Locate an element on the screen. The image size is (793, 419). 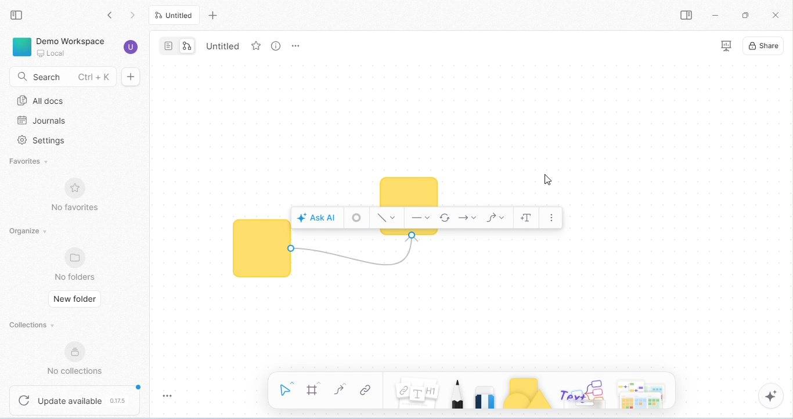
no favorites is located at coordinates (74, 196).